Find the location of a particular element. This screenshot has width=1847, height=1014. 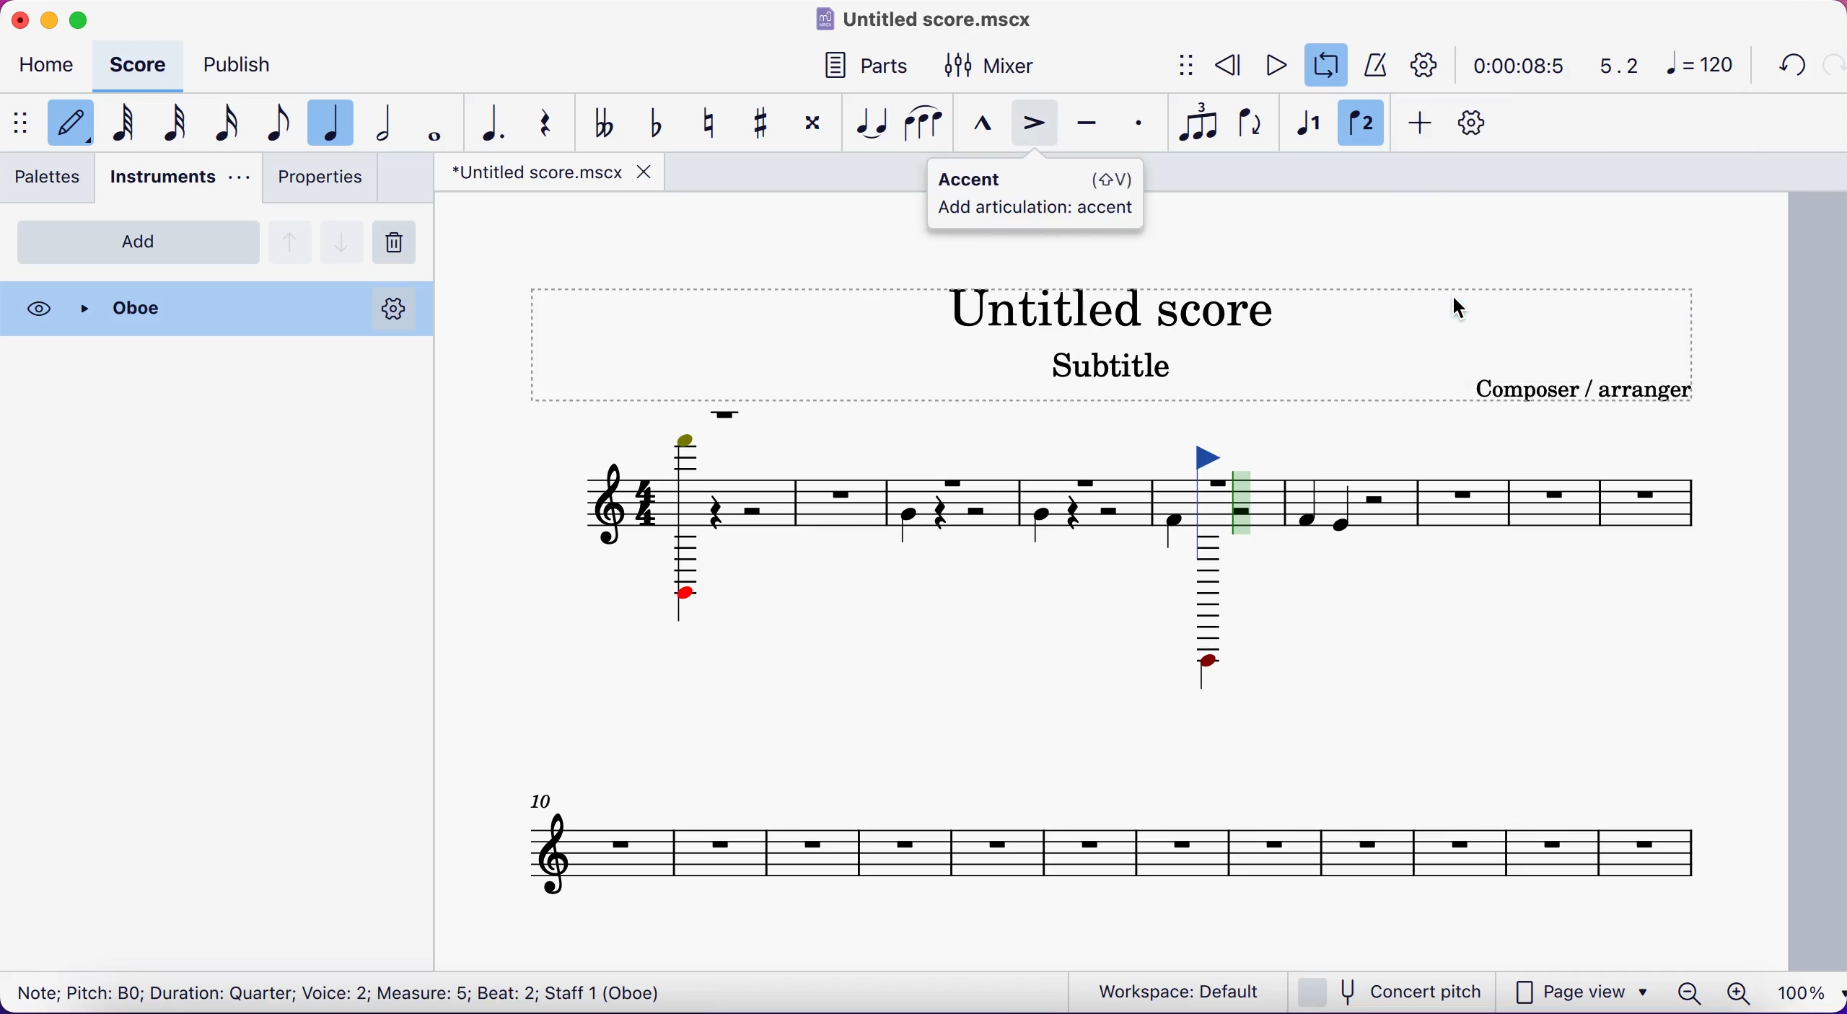

workspace: default is located at coordinates (1183, 992).